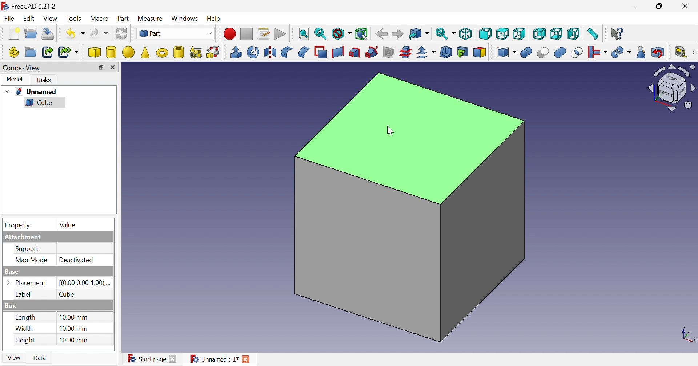 Image resolution: width=698 pixels, height=366 pixels. Describe the element at coordinates (342, 33) in the screenshot. I see `Draw style` at that location.